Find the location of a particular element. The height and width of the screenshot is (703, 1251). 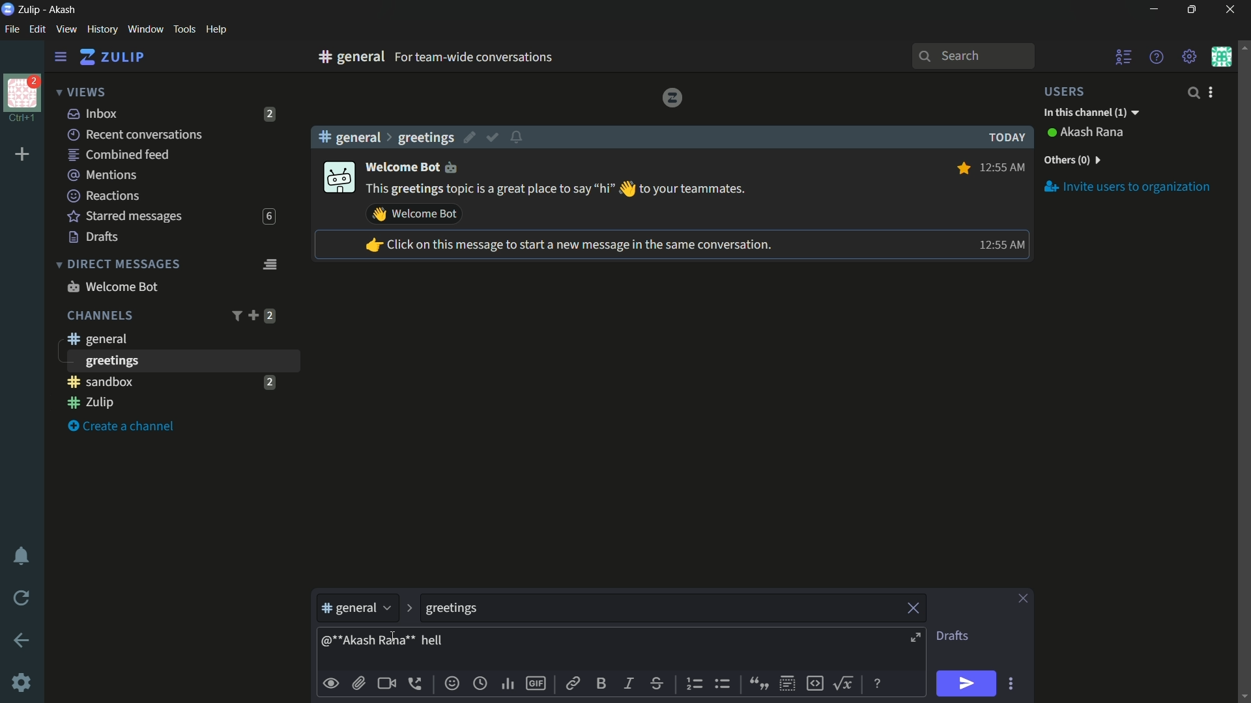

view menu is located at coordinates (66, 29).